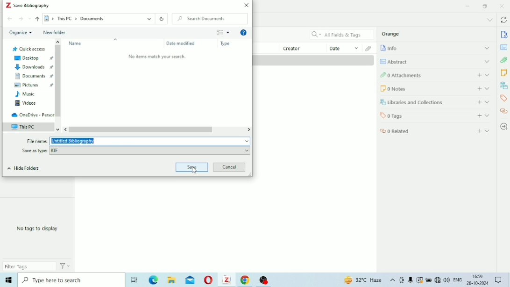  What do you see at coordinates (342, 35) in the screenshot?
I see `All Fields & Tags` at bounding box center [342, 35].